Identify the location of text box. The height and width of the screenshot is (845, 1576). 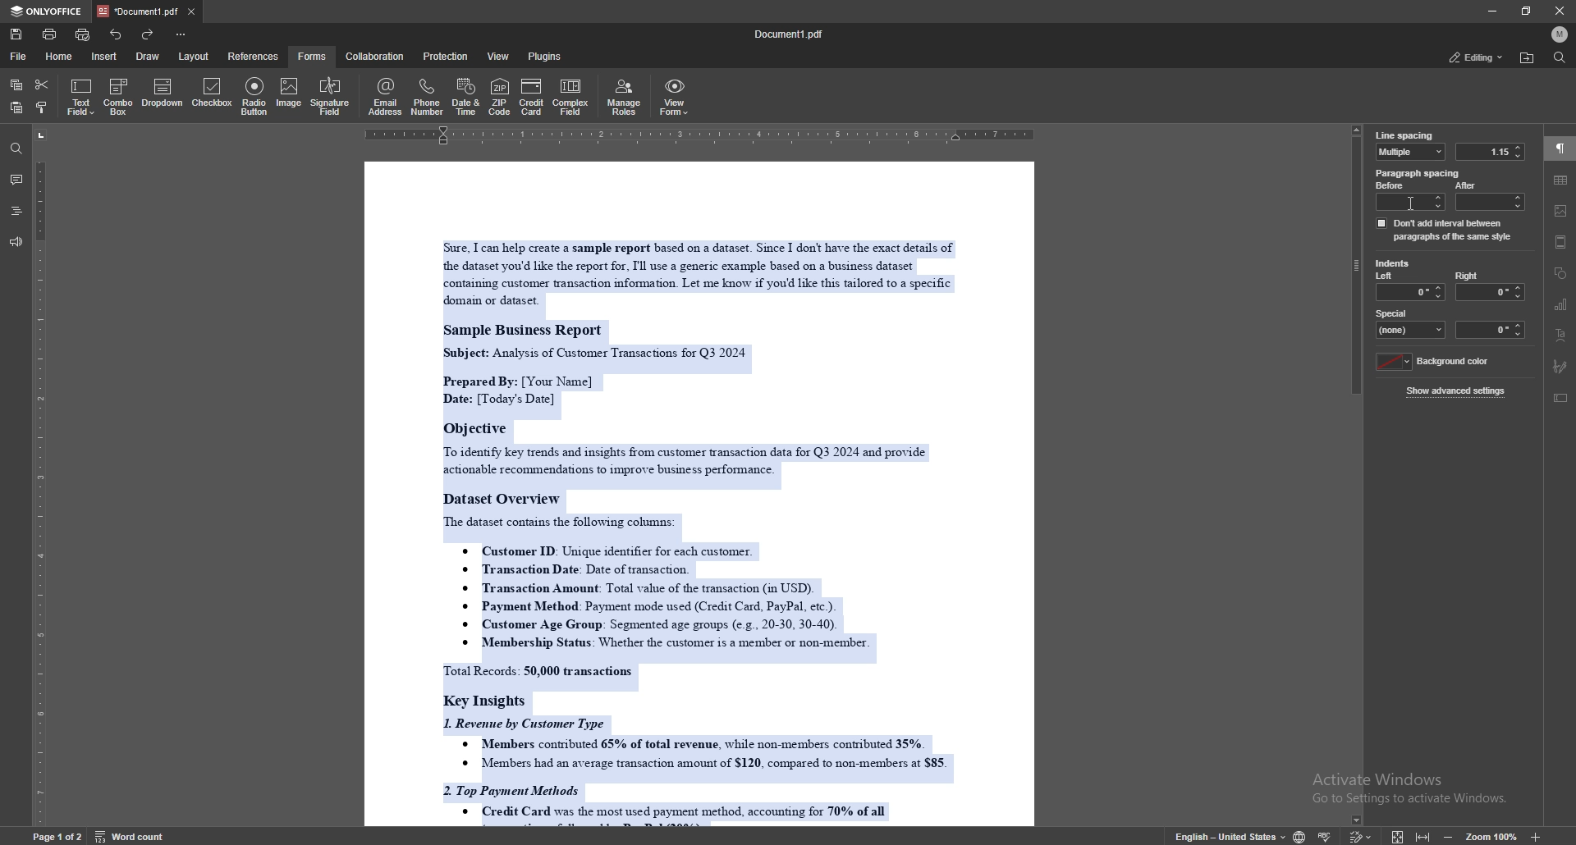
(1562, 398).